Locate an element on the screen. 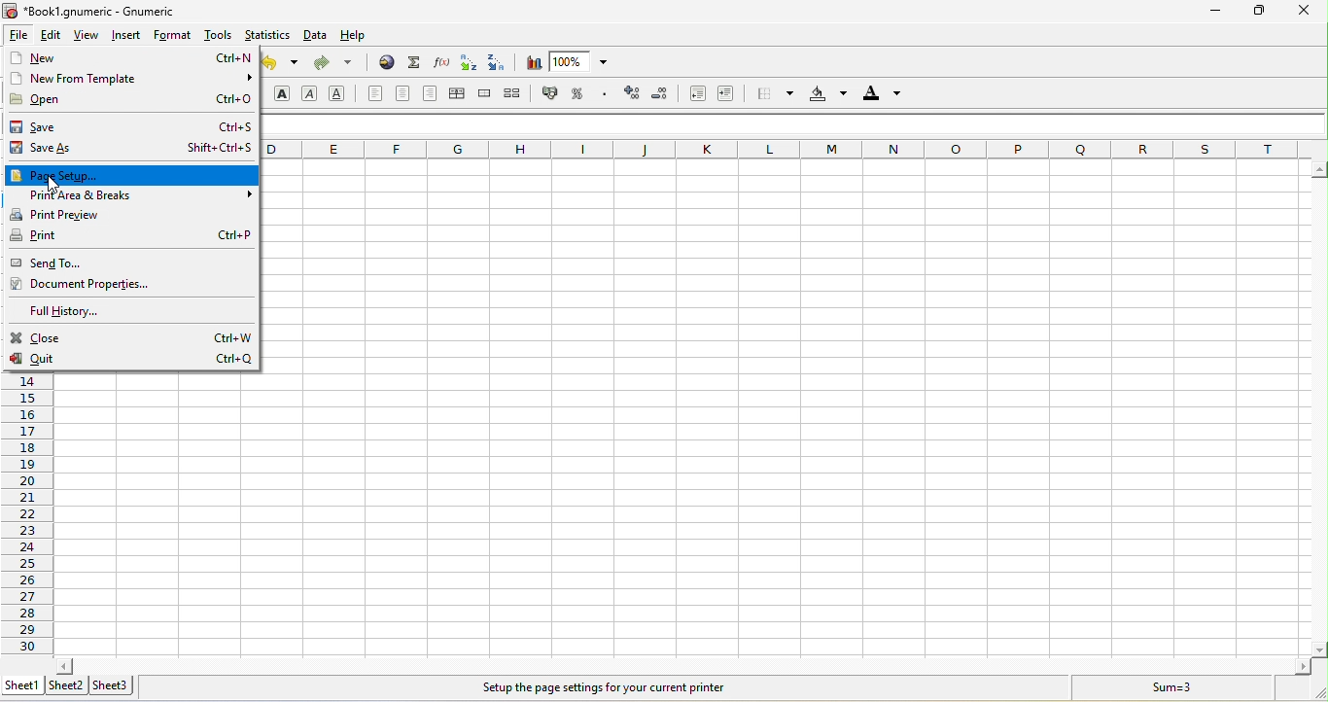  minimize is located at coordinates (1216, 12).